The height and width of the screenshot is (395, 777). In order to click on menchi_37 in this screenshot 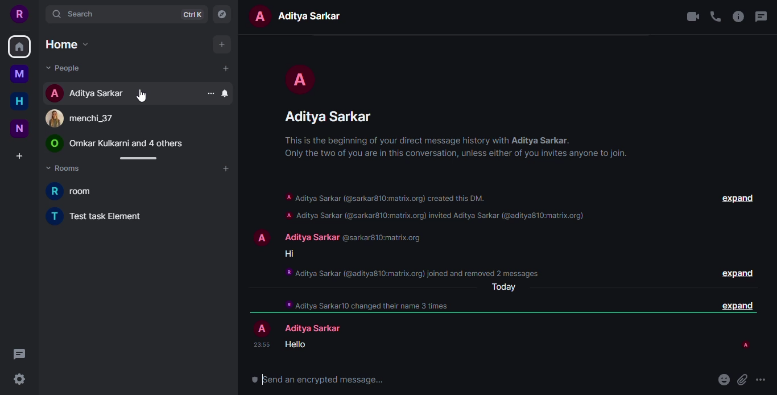, I will do `click(78, 119)`.